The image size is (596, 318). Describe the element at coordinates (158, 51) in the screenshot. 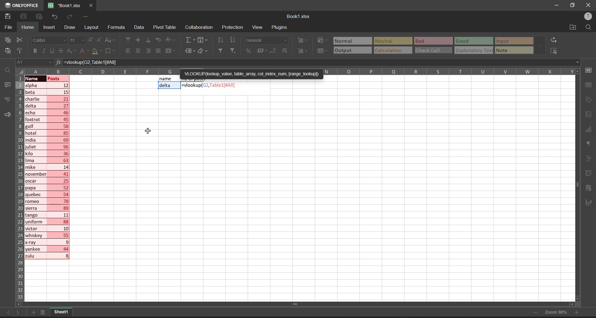

I see `justified` at that location.